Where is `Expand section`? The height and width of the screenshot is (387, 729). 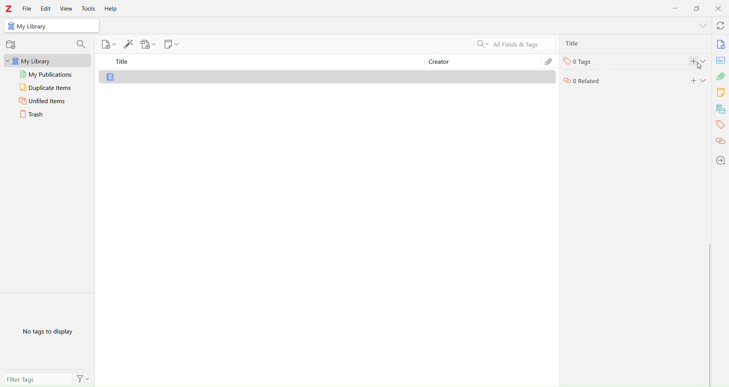 Expand section is located at coordinates (705, 64).